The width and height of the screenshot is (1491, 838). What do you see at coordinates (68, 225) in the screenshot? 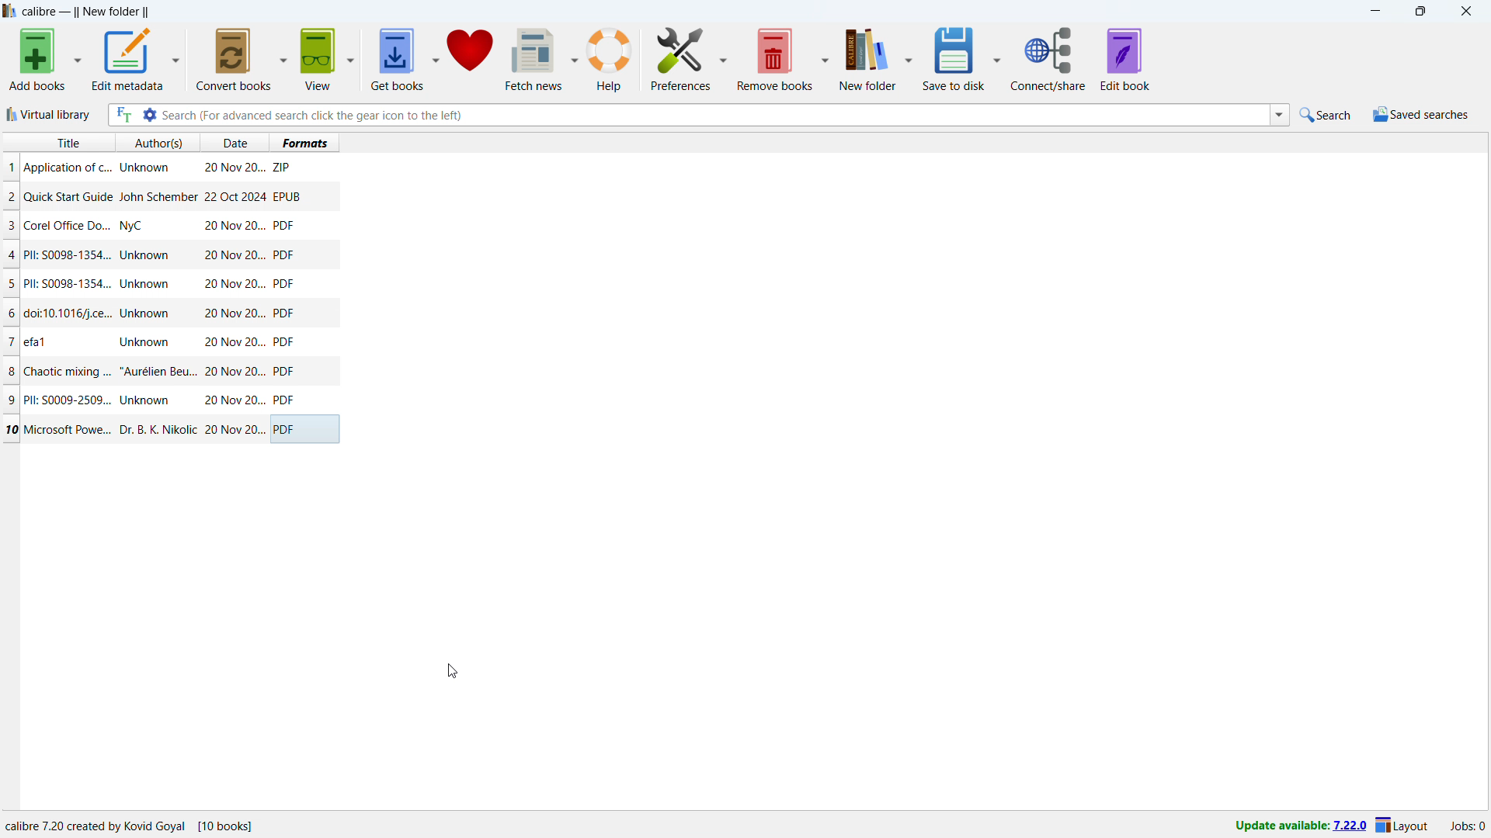
I see `Corel Office Do...` at bounding box center [68, 225].